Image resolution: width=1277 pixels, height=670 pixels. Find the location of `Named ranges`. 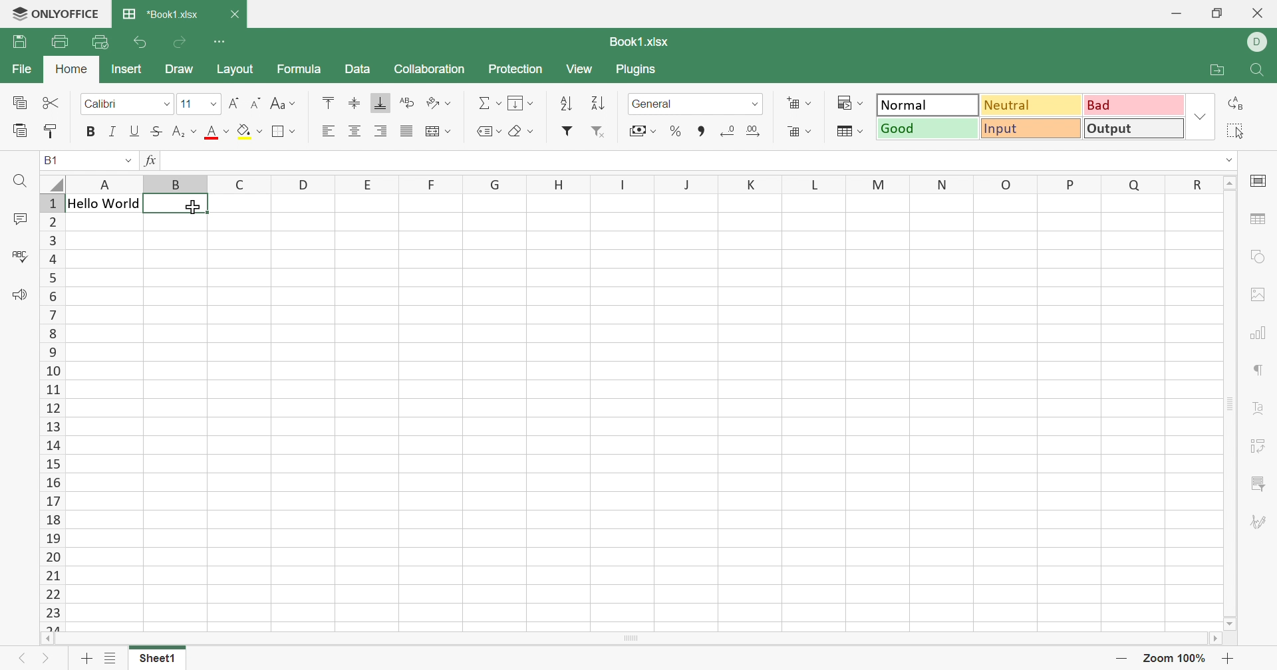

Named ranges is located at coordinates (490, 133).